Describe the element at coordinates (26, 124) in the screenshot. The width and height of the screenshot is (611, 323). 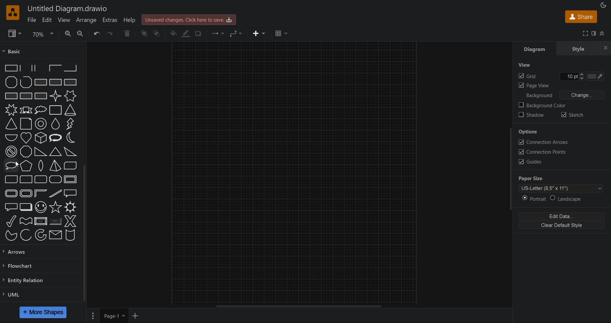
I see `Document` at that location.